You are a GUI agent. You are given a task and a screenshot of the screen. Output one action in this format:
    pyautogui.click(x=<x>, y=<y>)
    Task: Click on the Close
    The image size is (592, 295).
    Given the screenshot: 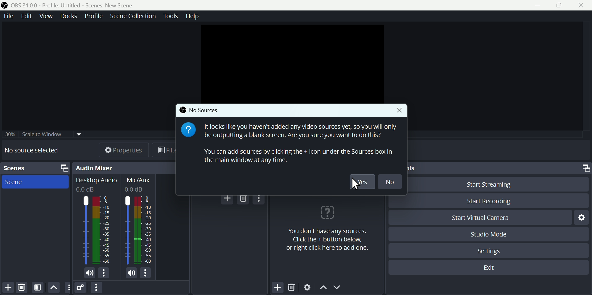 What is the action you would take?
    pyautogui.click(x=582, y=6)
    